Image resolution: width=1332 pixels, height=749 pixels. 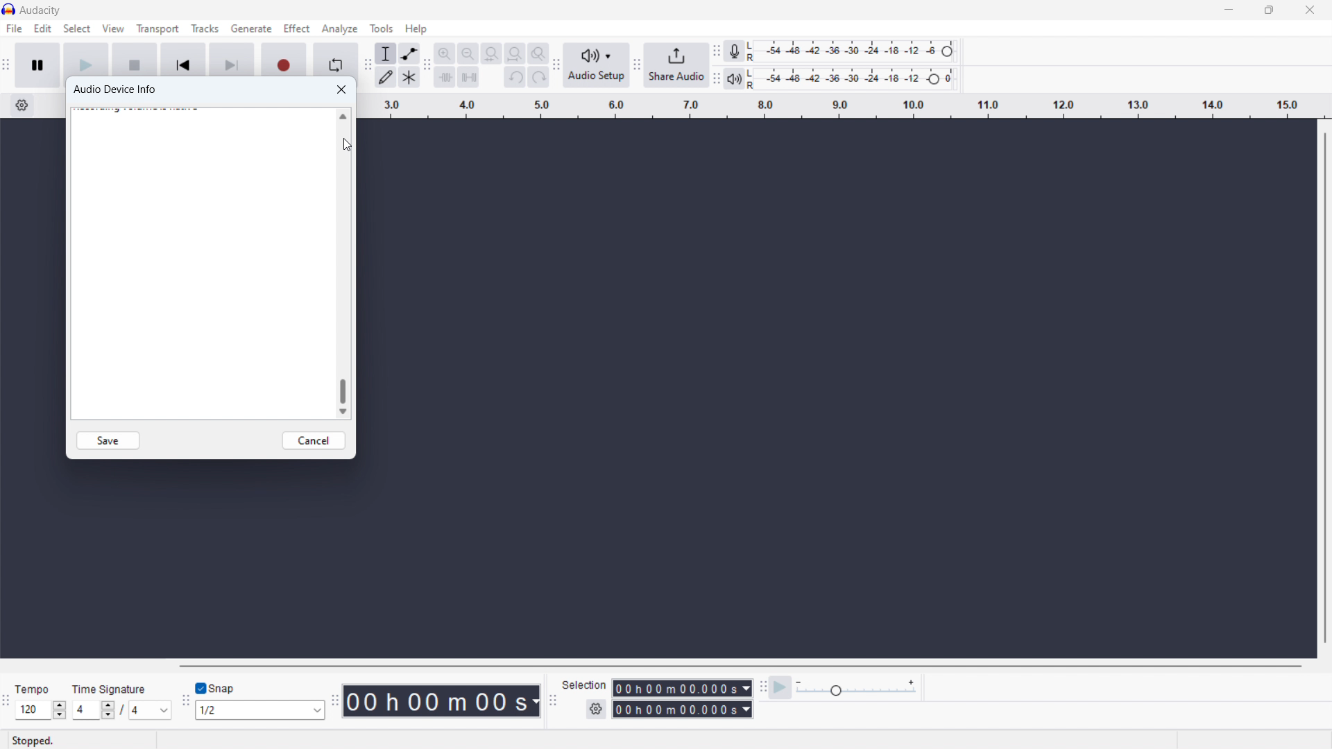 What do you see at coordinates (33, 740) in the screenshot?
I see `Stopped` at bounding box center [33, 740].